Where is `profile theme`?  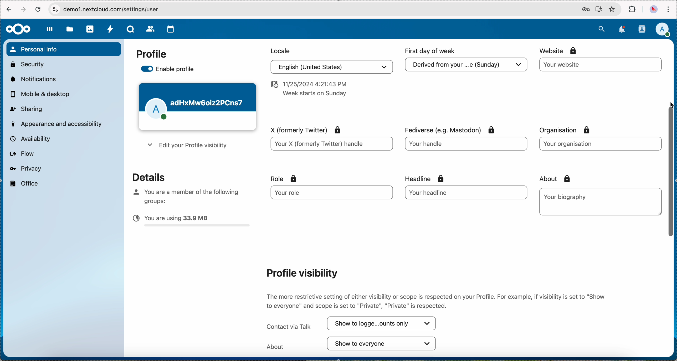 profile theme is located at coordinates (197, 107).